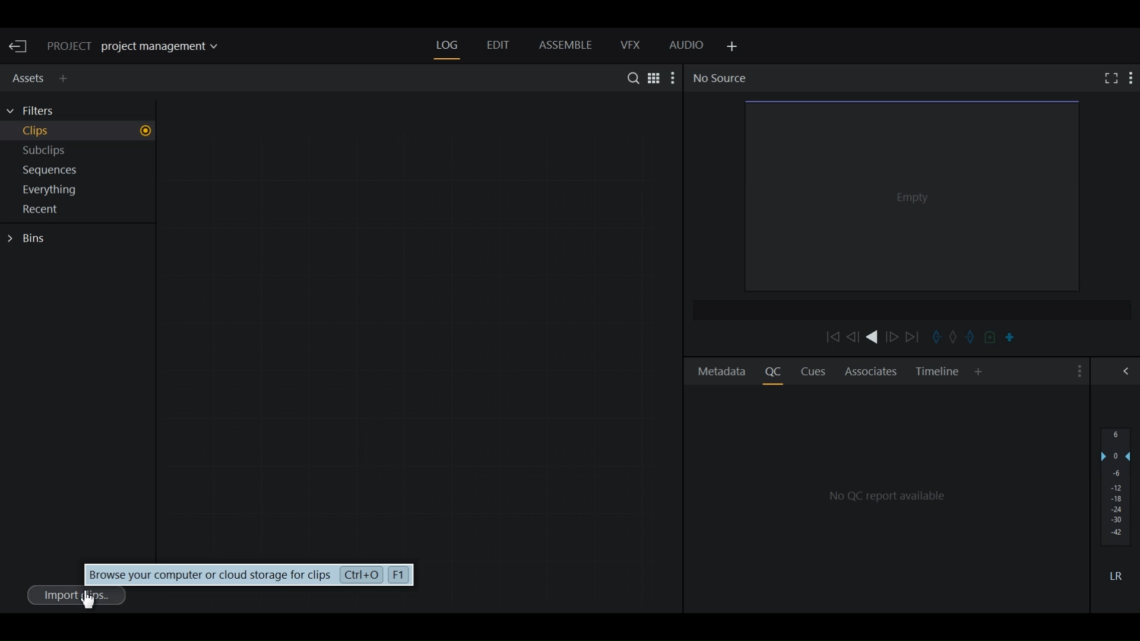 The image size is (1140, 641). What do you see at coordinates (631, 45) in the screenshot?
I see `VFX` at bounding box center [631, 45].